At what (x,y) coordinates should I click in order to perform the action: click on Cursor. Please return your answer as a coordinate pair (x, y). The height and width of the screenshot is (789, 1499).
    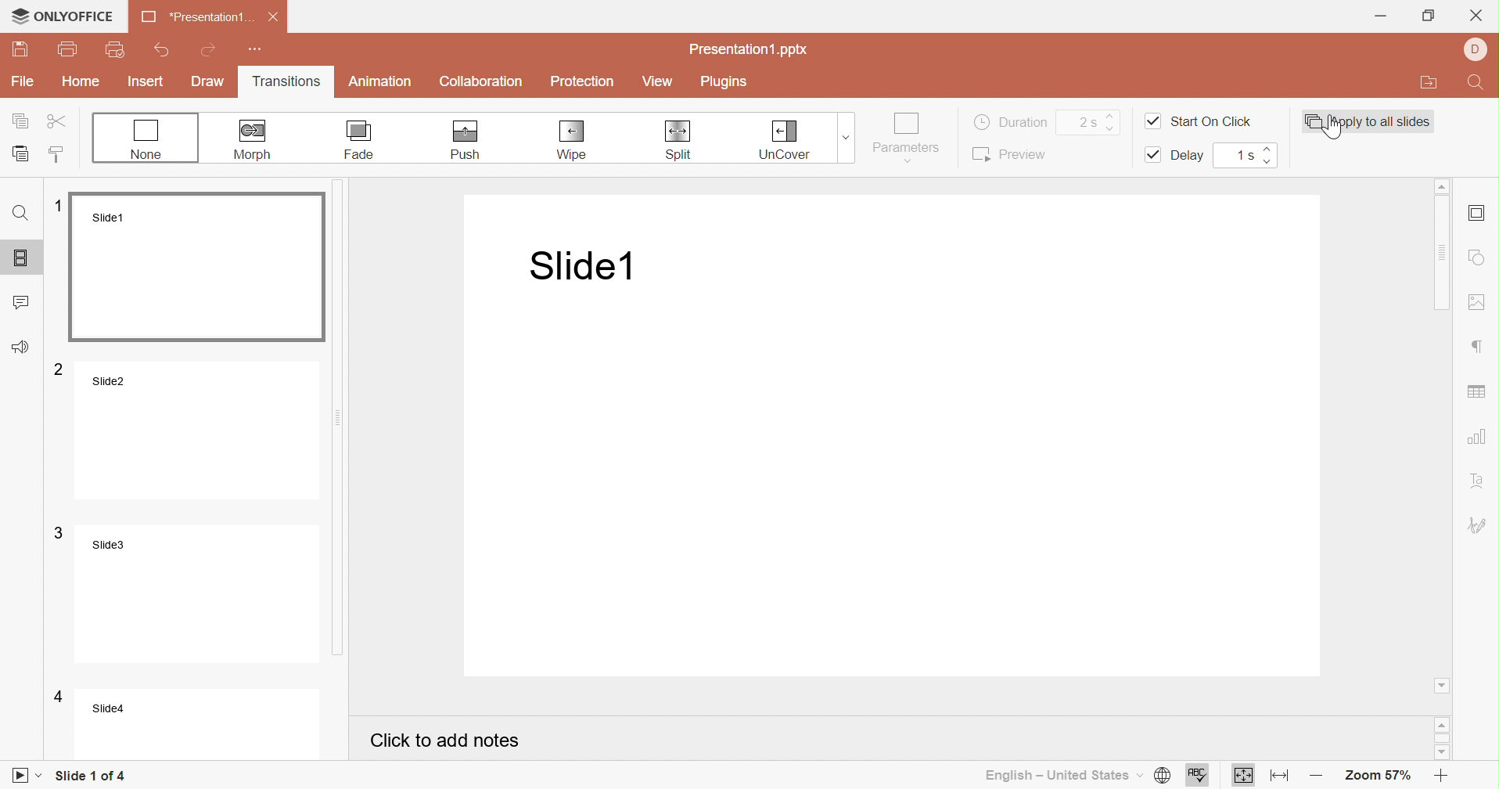
    Looking at the image, I should click on (1330, 123).